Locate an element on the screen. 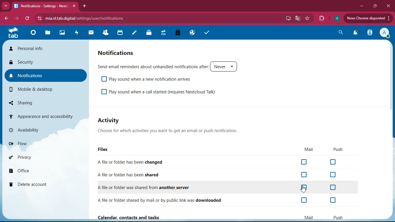 Image resolution: width=395 pixels, height=222 pixels. notes is located at coordinates (132, 33).